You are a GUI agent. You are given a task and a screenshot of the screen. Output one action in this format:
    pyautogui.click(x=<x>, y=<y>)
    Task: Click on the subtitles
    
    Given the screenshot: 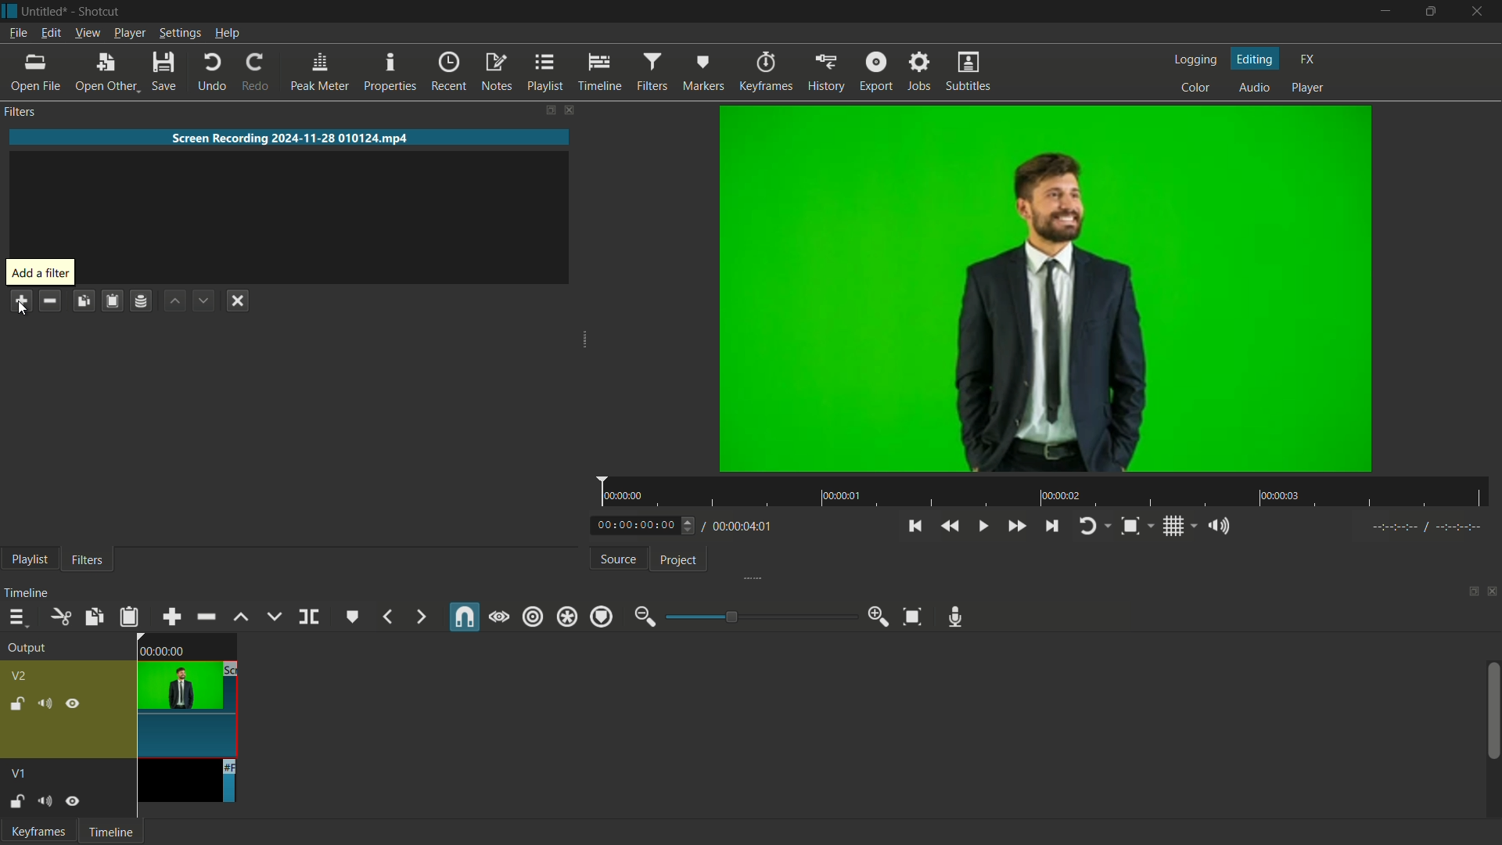 What is the action you would take?
    pyautogui.click(x=970, y=71)
    